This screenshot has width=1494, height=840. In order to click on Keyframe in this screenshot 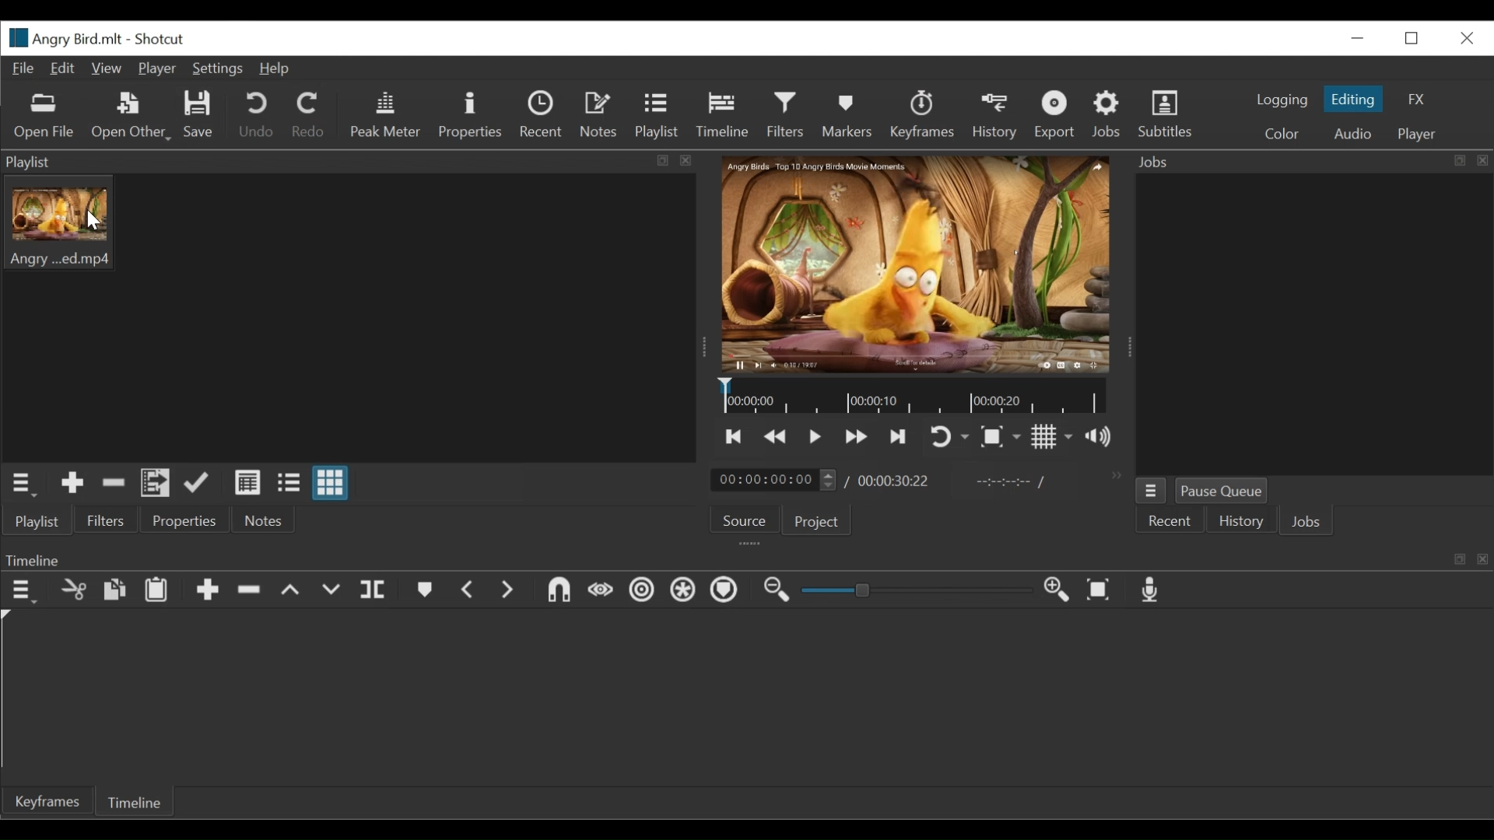, I will do `click(44, 802)`.